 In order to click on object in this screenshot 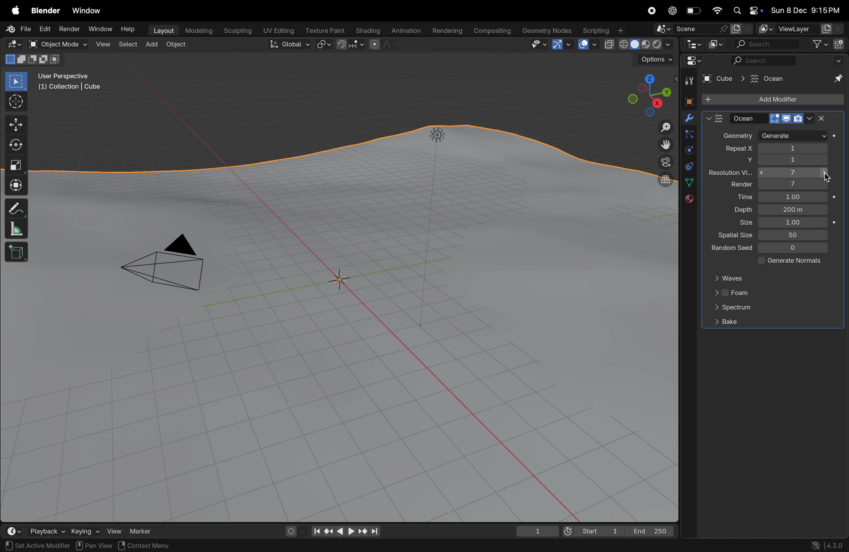, I will do `click(687, 100)`.